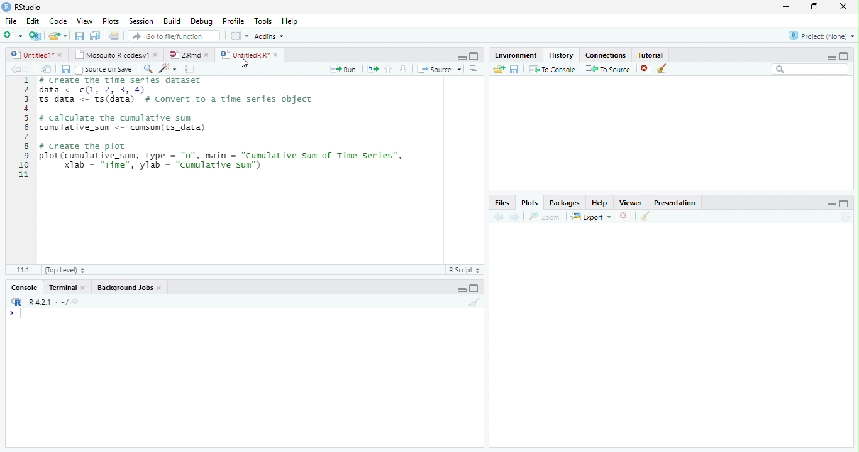 The image size is (859, 452). Describe the element at coordinates (13, 35) in the screenshot. I see `New file` at that location.